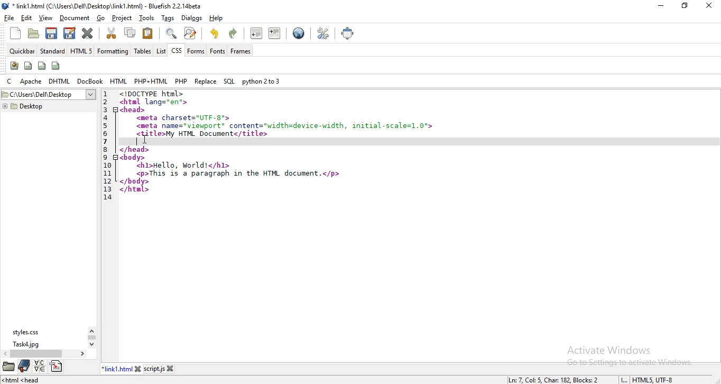 Image resolution: width=721 pixels, height=384 pixels. What do you see at coordinates (20, 379) in the screenshot?
I see `<html<head` at bounding box center [20, 379].